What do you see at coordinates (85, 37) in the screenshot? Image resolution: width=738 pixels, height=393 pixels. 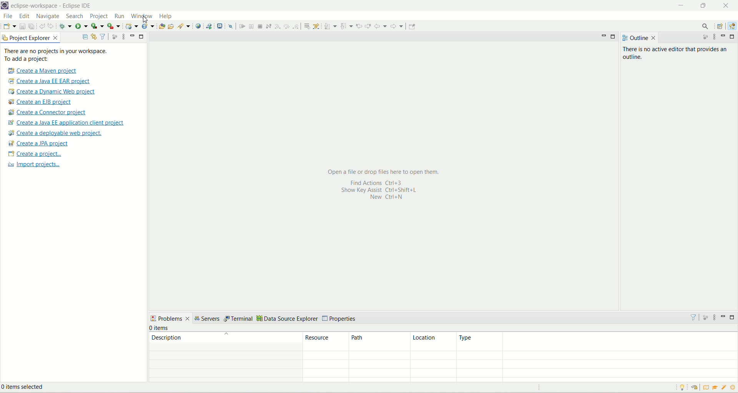 I see `collapse all` at bounding box center [85, 37].